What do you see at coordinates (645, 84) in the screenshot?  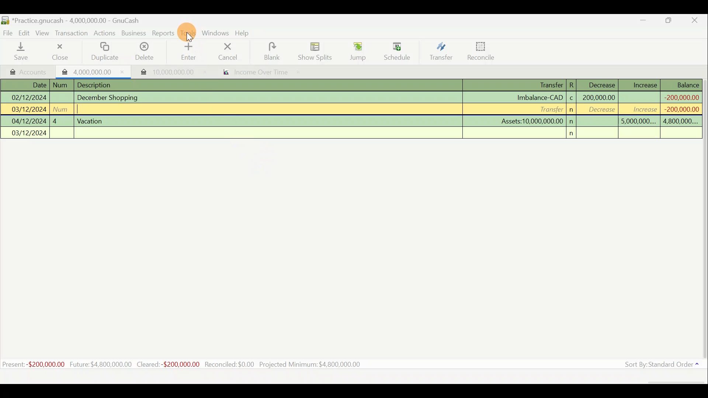 I see `Increase` at bounding box center [645, 84].